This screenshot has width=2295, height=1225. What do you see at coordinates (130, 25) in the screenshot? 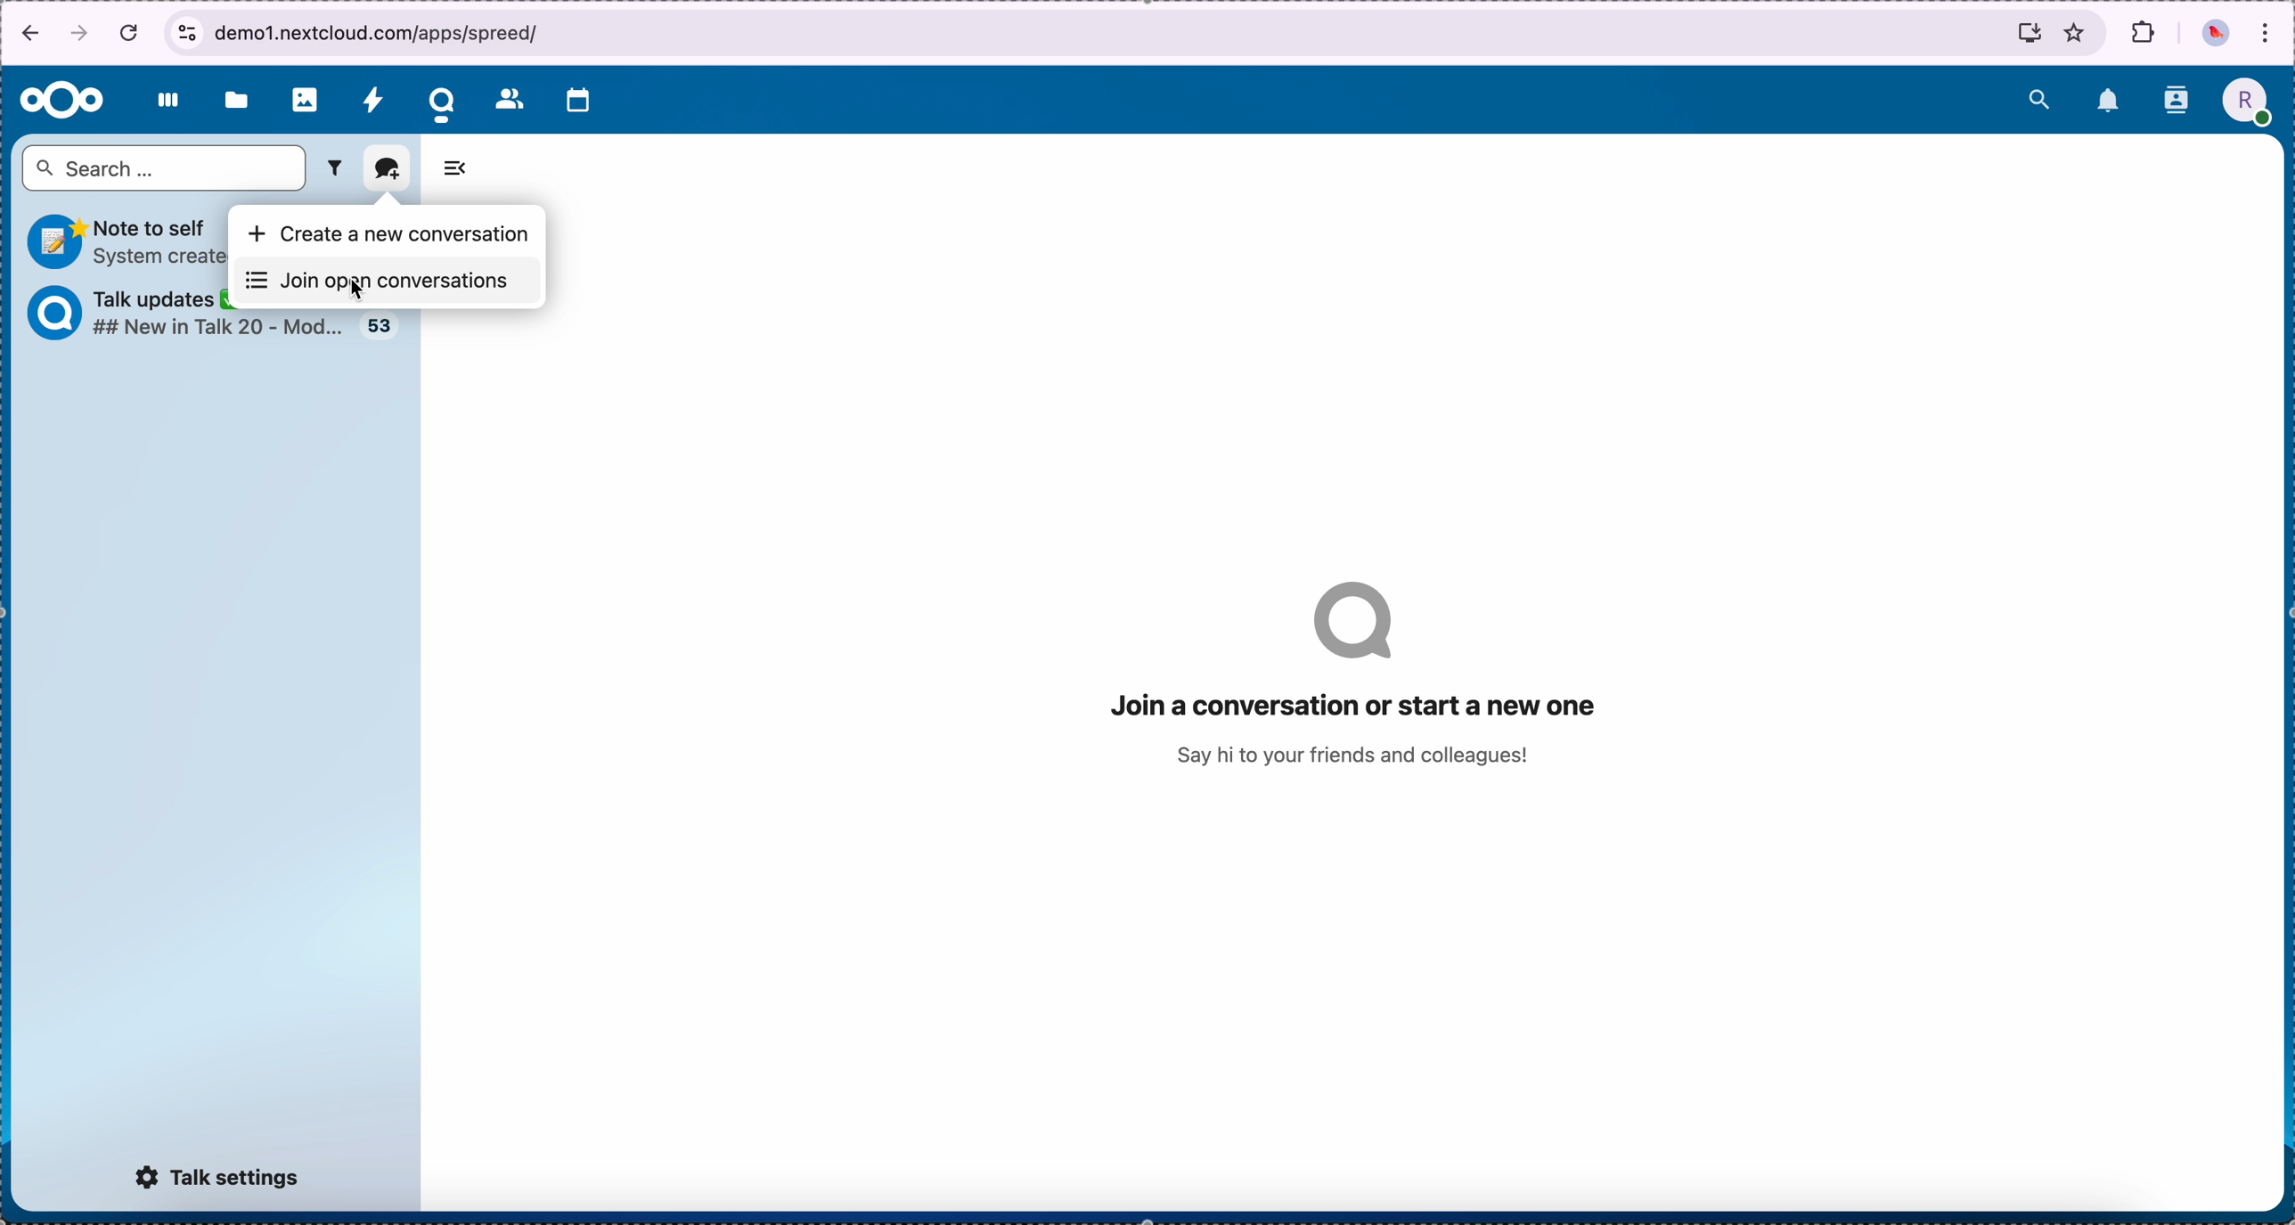
I see `cancel` at bounding box center [130, 25].